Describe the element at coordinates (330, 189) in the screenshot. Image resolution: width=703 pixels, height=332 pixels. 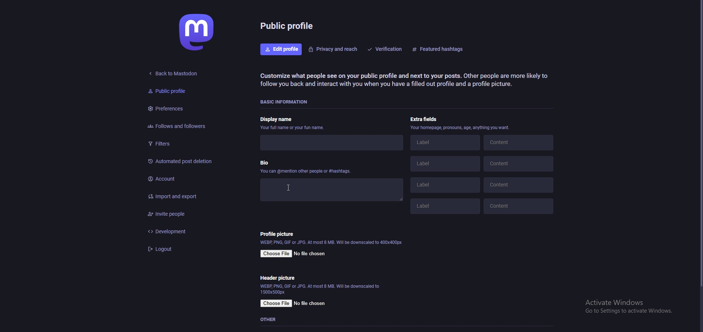
I see `bio input` at that location.